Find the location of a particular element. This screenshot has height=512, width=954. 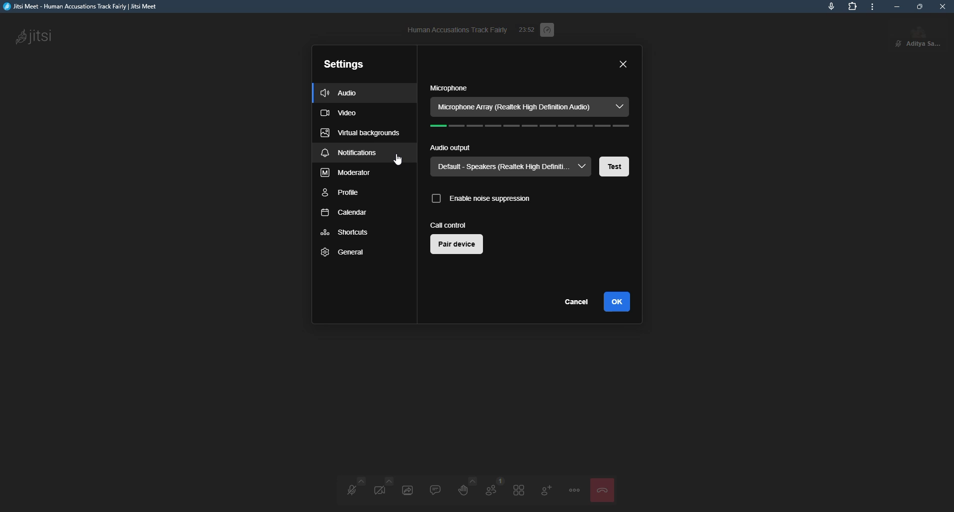

pair device is located at coordinates (458, 244).